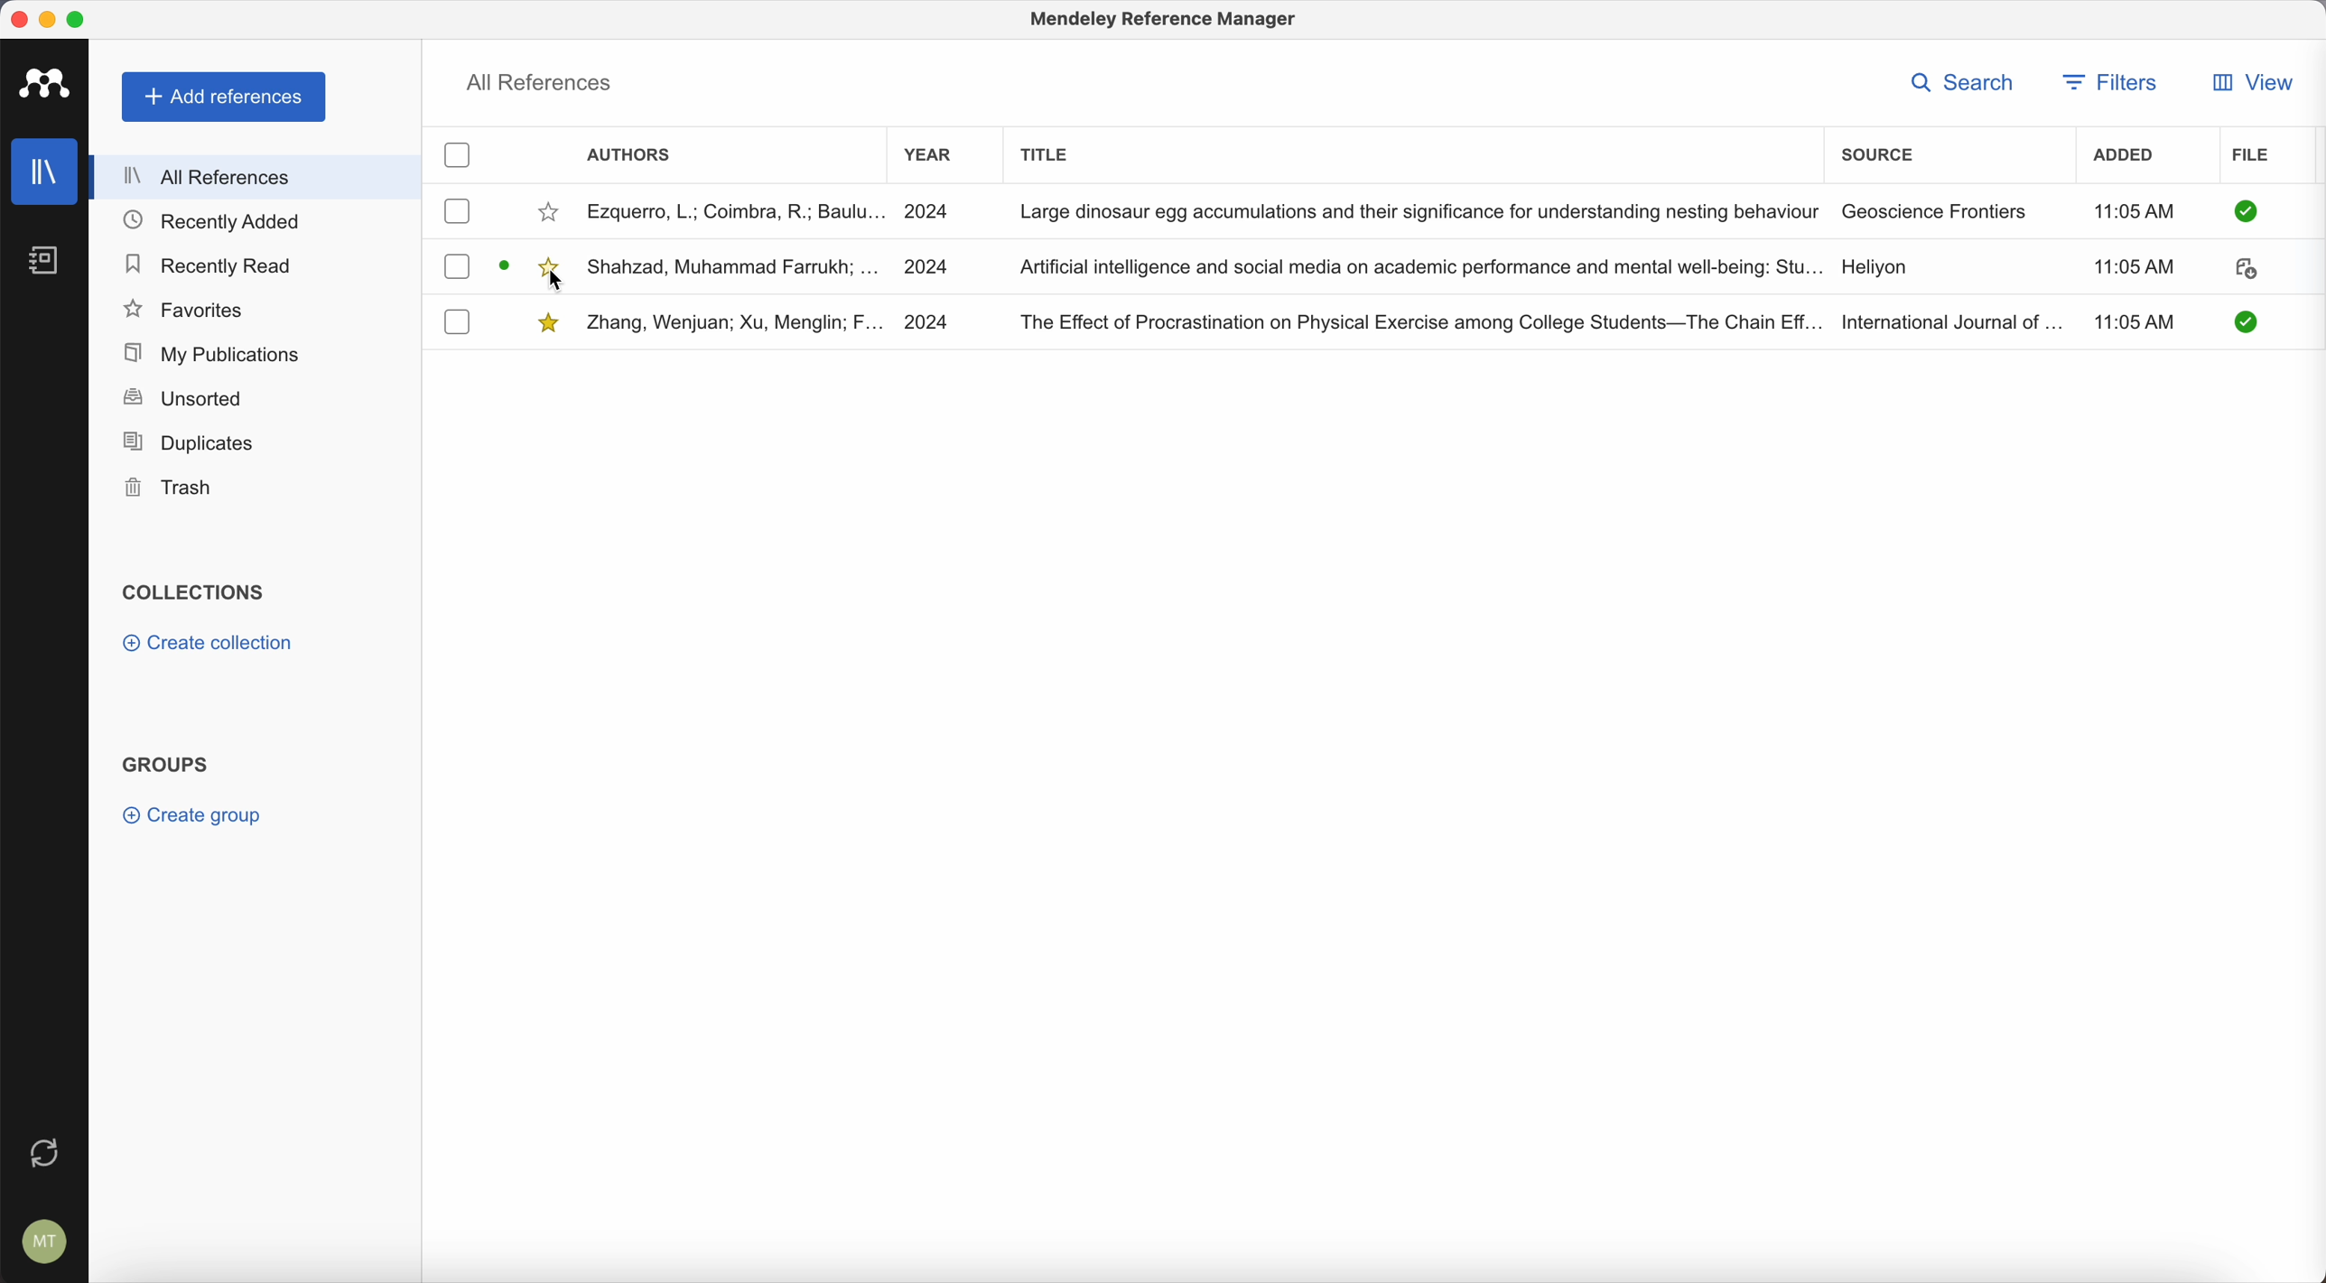 The image size is (2326, 1283). What do you see at coordinates (458, 266) in the screenshot?
I see `checkbox` at bounding box center [458, 266].